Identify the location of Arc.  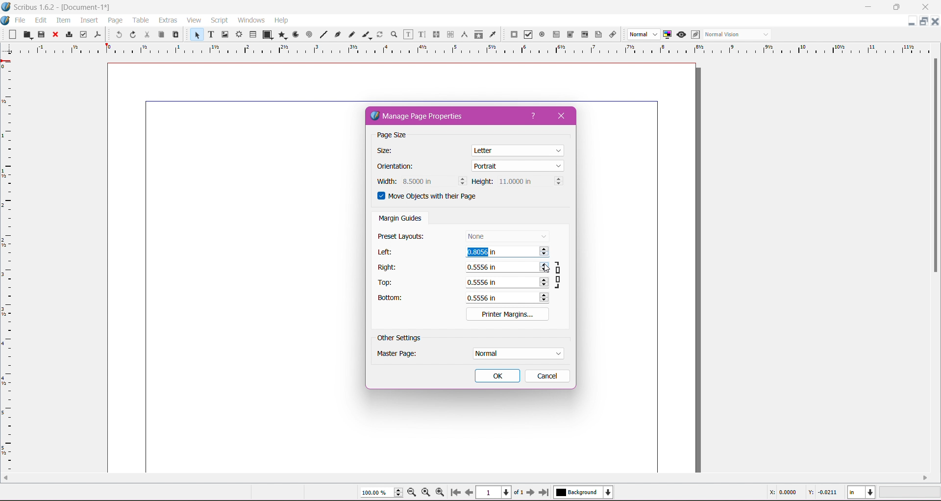
(295, 34).